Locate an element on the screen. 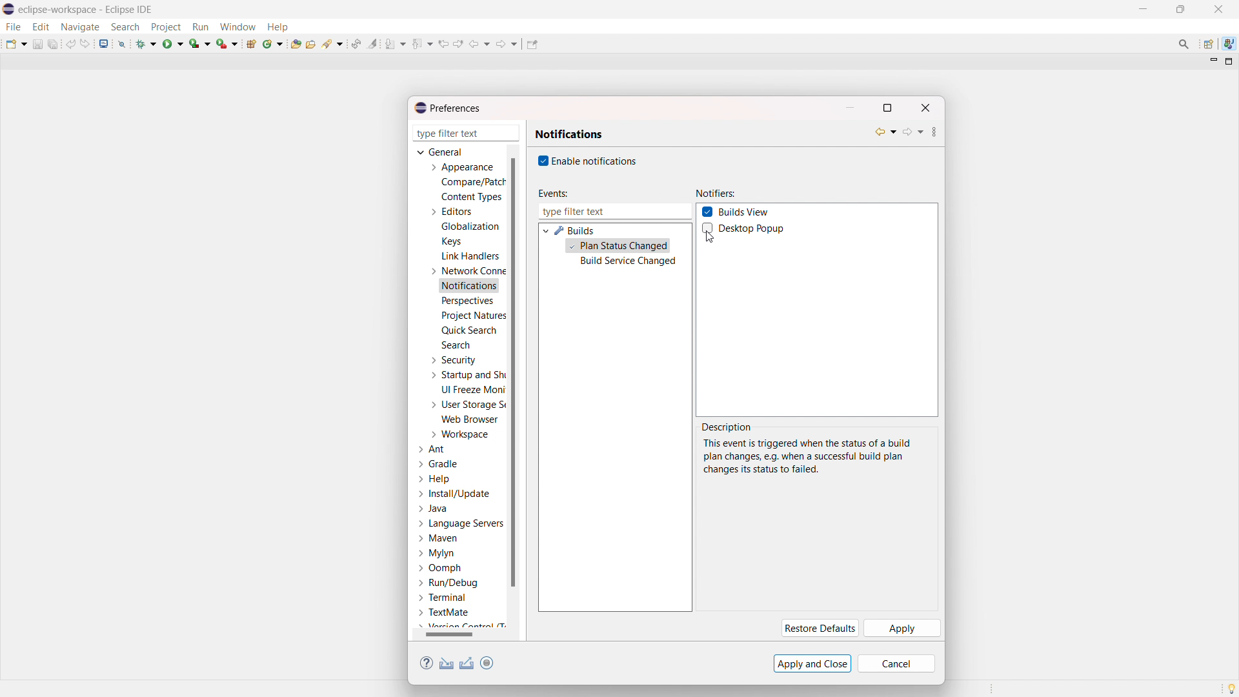 Image resolution: width=1239 pixels, height=697 pixels. toggle ant mark occurances is located at coordinates (372, 43).